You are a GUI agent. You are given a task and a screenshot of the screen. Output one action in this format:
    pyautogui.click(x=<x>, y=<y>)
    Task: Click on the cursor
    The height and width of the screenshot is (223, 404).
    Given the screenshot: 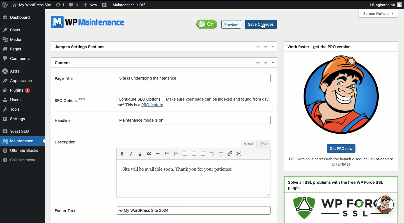 What is the action you would take?
    pyautogui.click(x=263, y=27)
    